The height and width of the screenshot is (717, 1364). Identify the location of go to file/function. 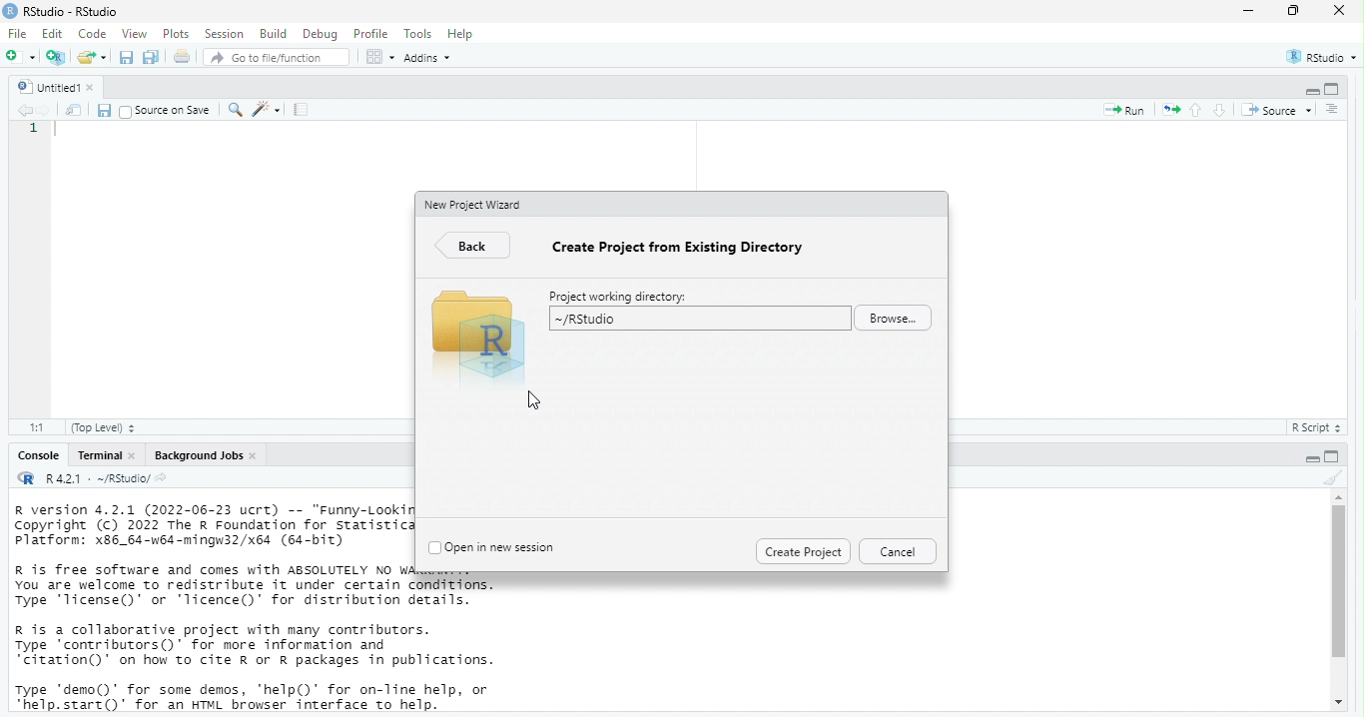
(274, 57).